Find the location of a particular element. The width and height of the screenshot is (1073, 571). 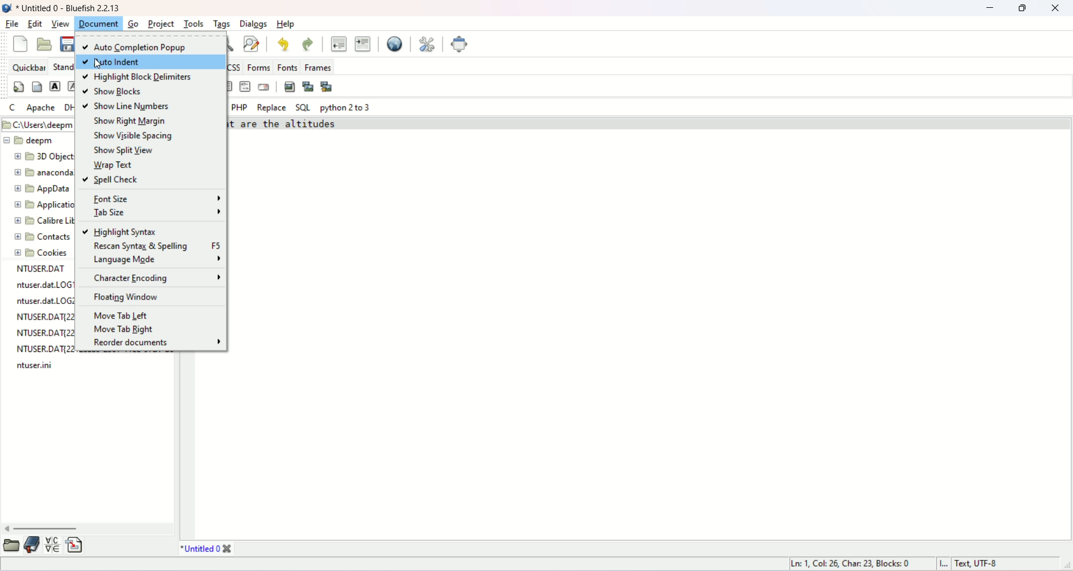

email is located at coordinates (263, 88).